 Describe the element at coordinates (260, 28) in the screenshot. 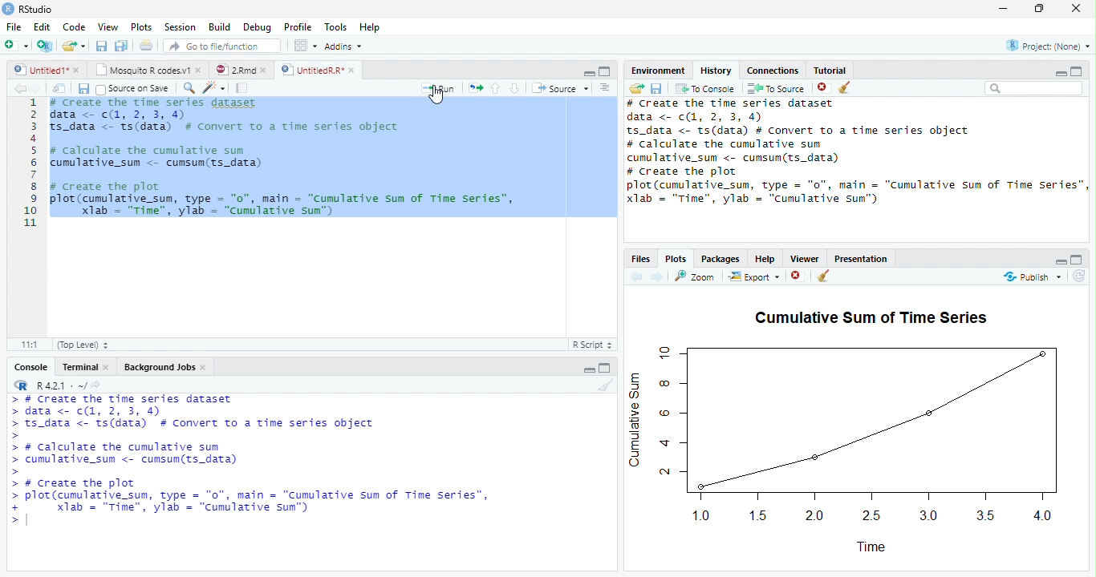

I see `Debug` at that location.